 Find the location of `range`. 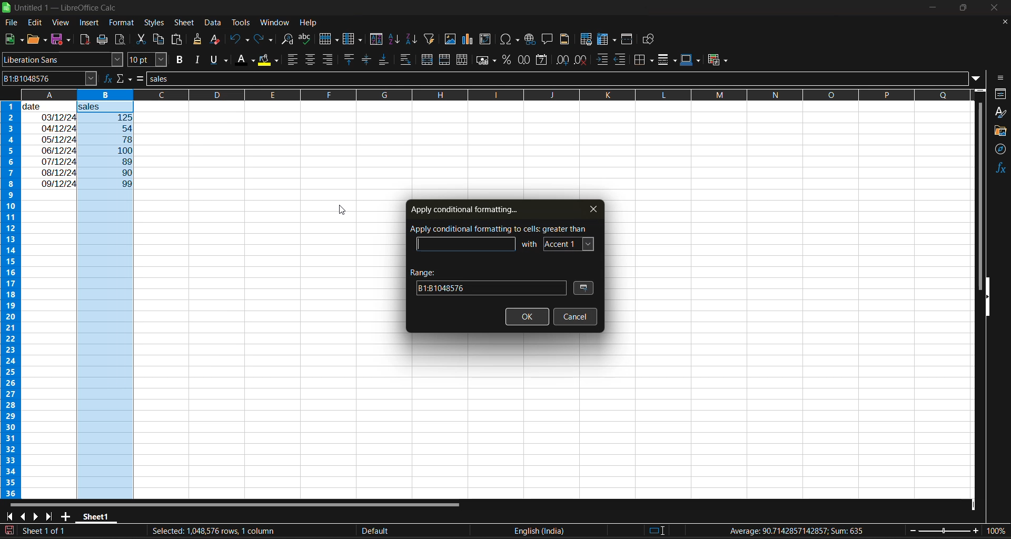

range is located at coordinates (487, 281).